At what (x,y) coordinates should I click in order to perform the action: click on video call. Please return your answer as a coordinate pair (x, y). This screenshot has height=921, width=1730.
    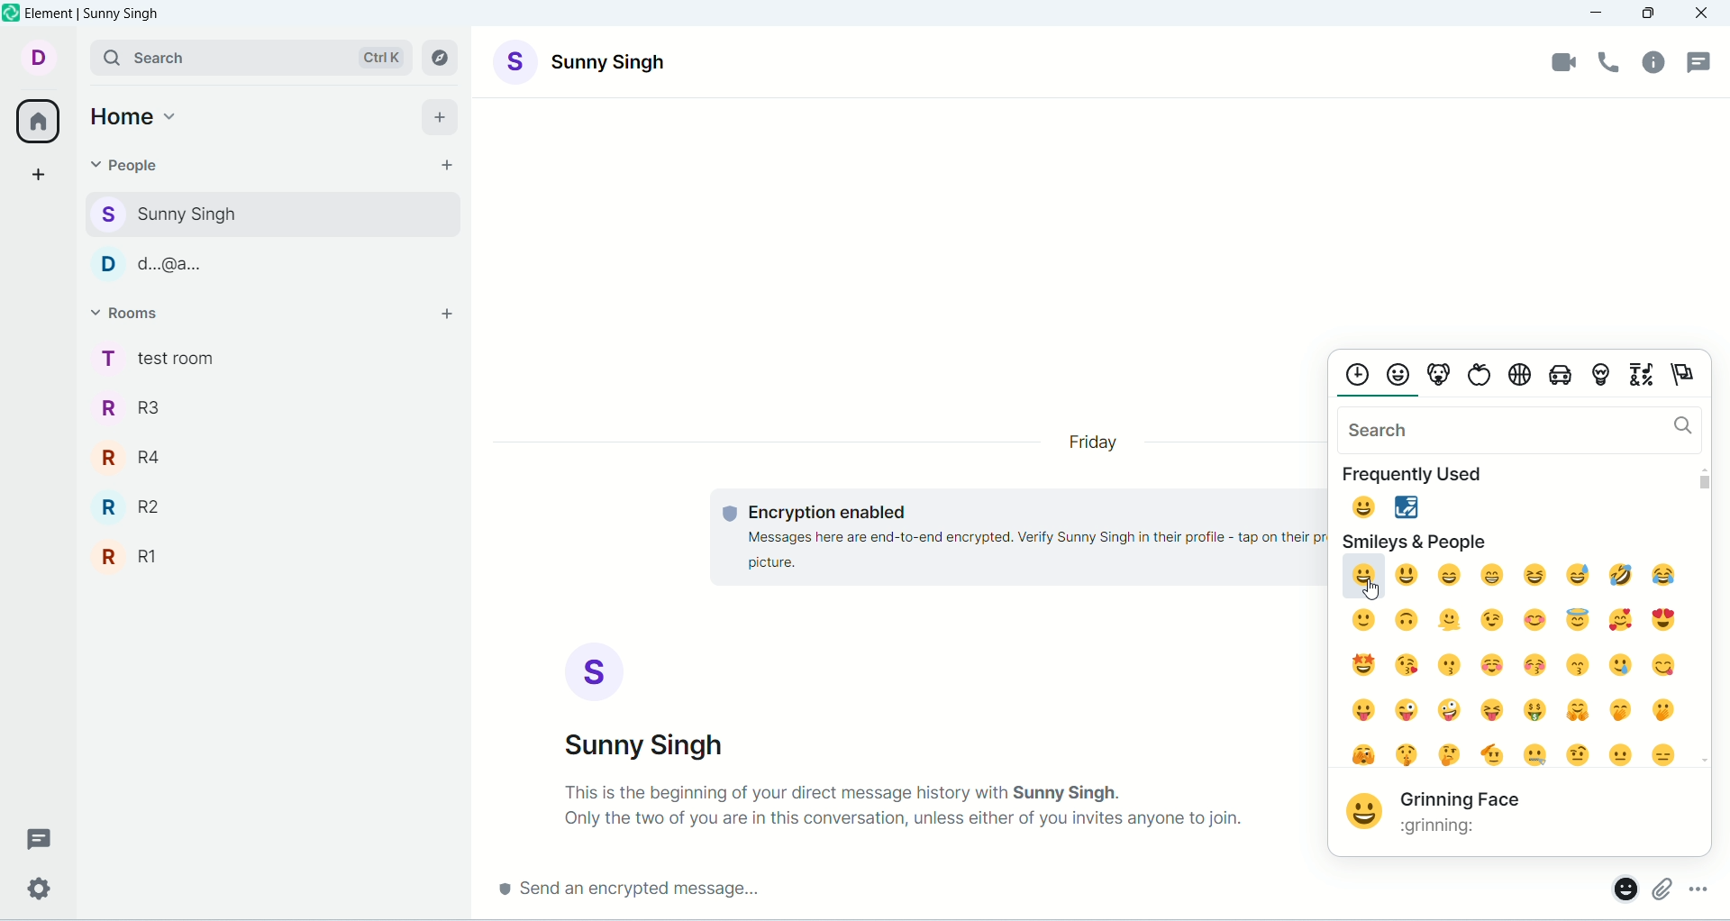
    Looking at the image, I should click on (1562, 62).